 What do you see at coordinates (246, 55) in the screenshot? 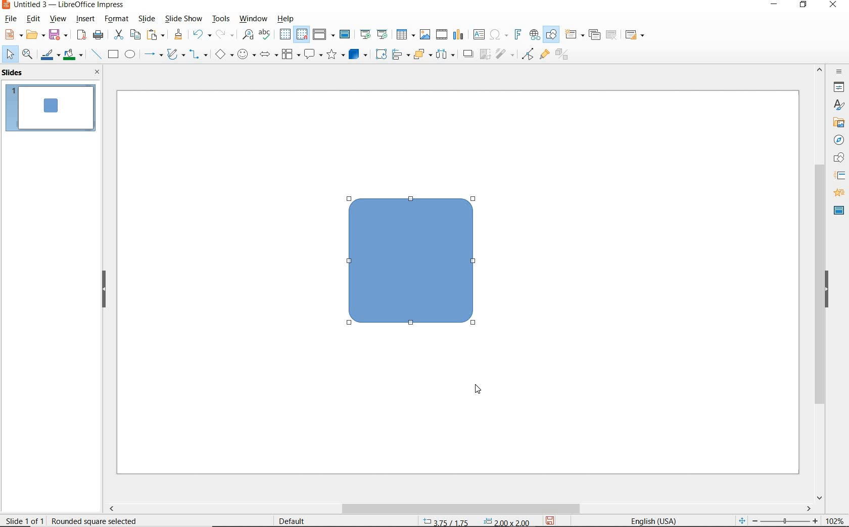
I see `symbol shapes` at bounding box center [246, 55].